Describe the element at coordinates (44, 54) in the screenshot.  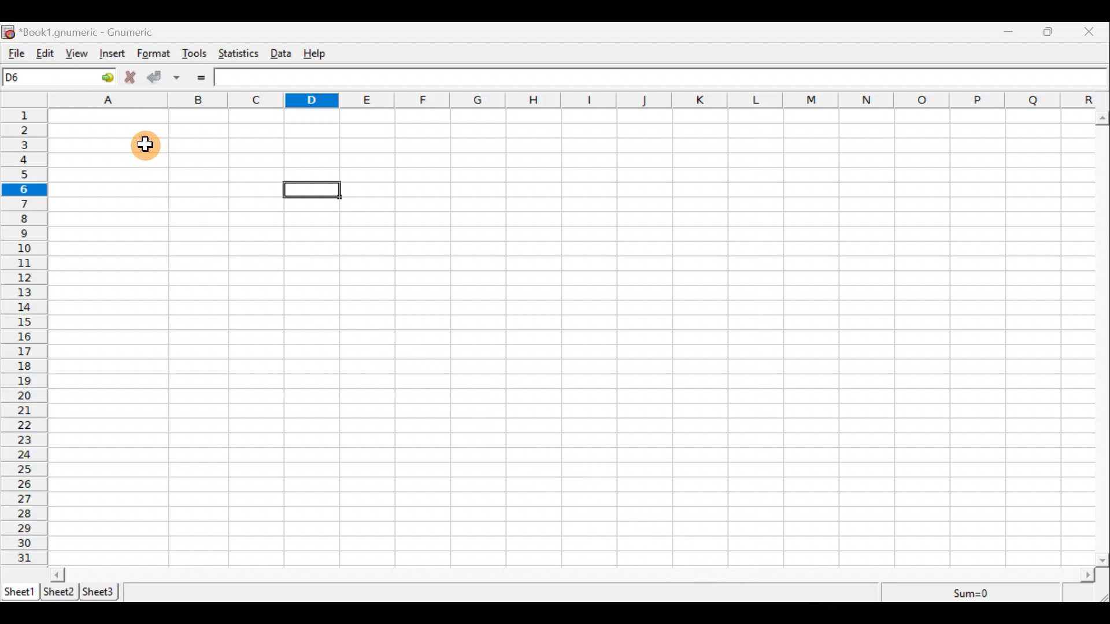
I see `Edit` at that location.